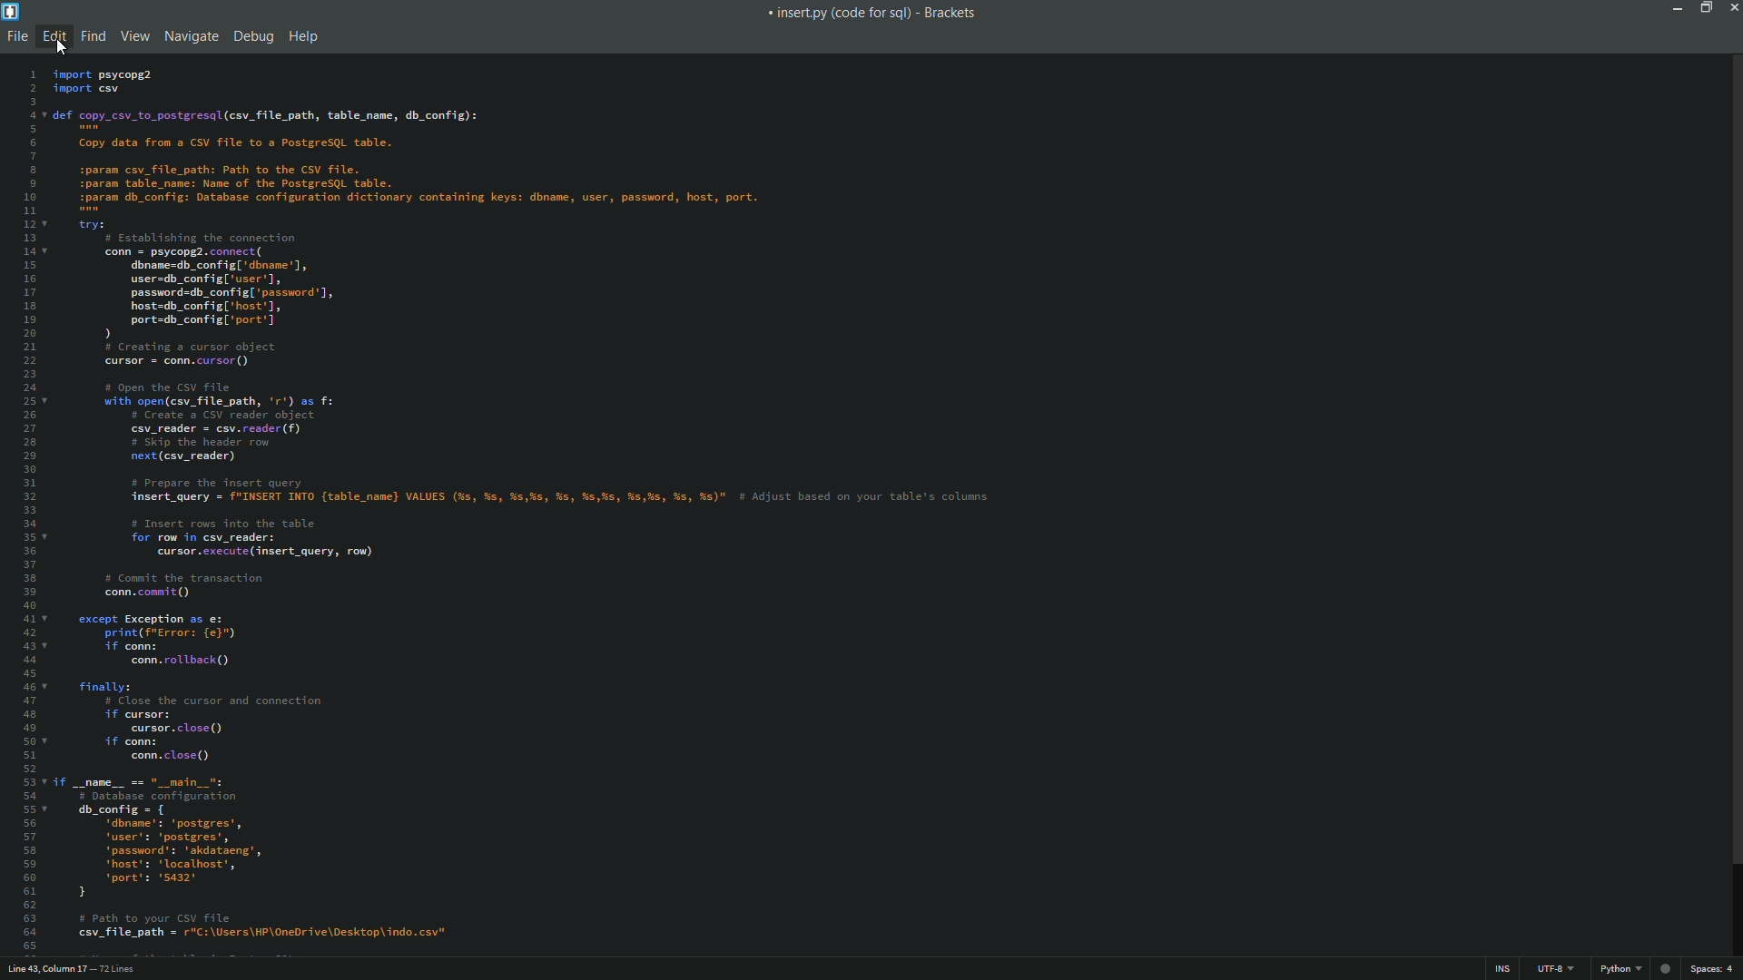 Image resolution: width=1743 pixels, height=980 pixels. Describe the element at coordinates (616, 510) in the screenshot. I see `code` at that location.